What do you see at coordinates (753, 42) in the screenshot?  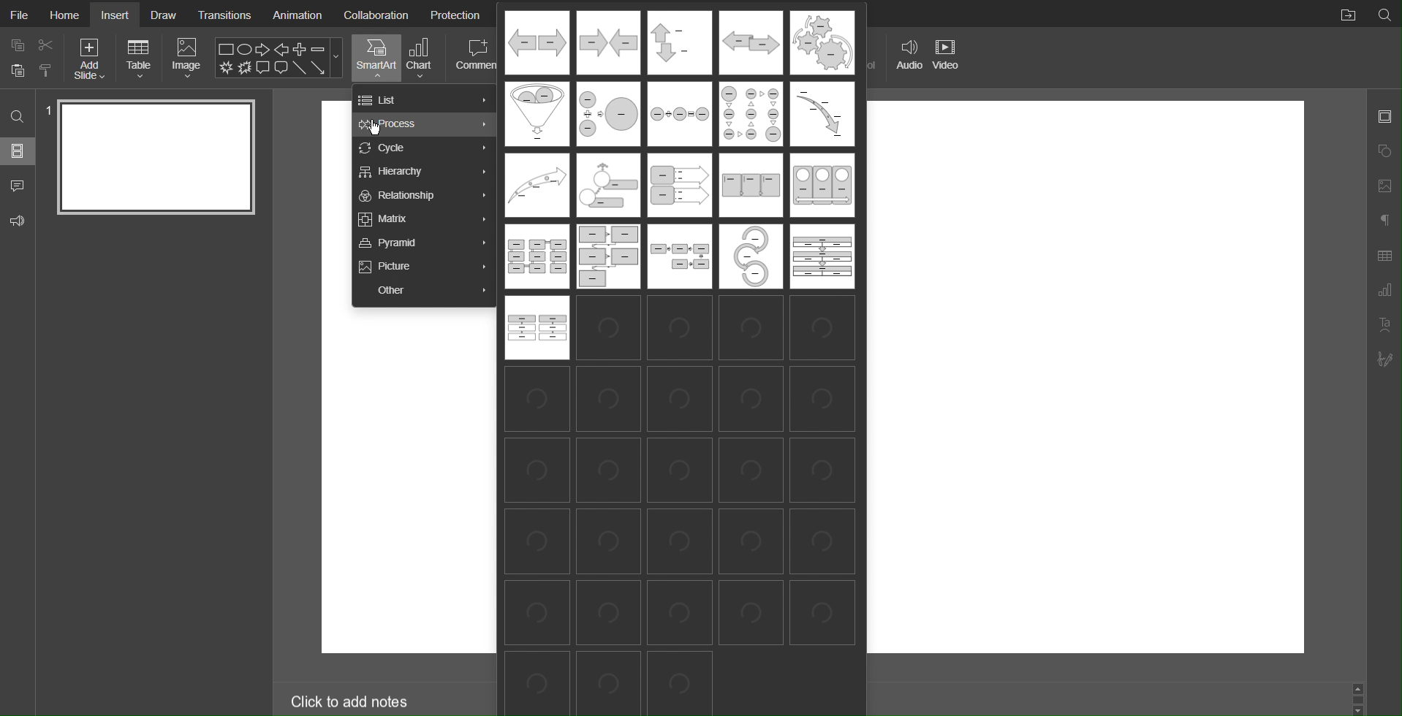 I see `Process Template 4` at bounding box center [753, 42].